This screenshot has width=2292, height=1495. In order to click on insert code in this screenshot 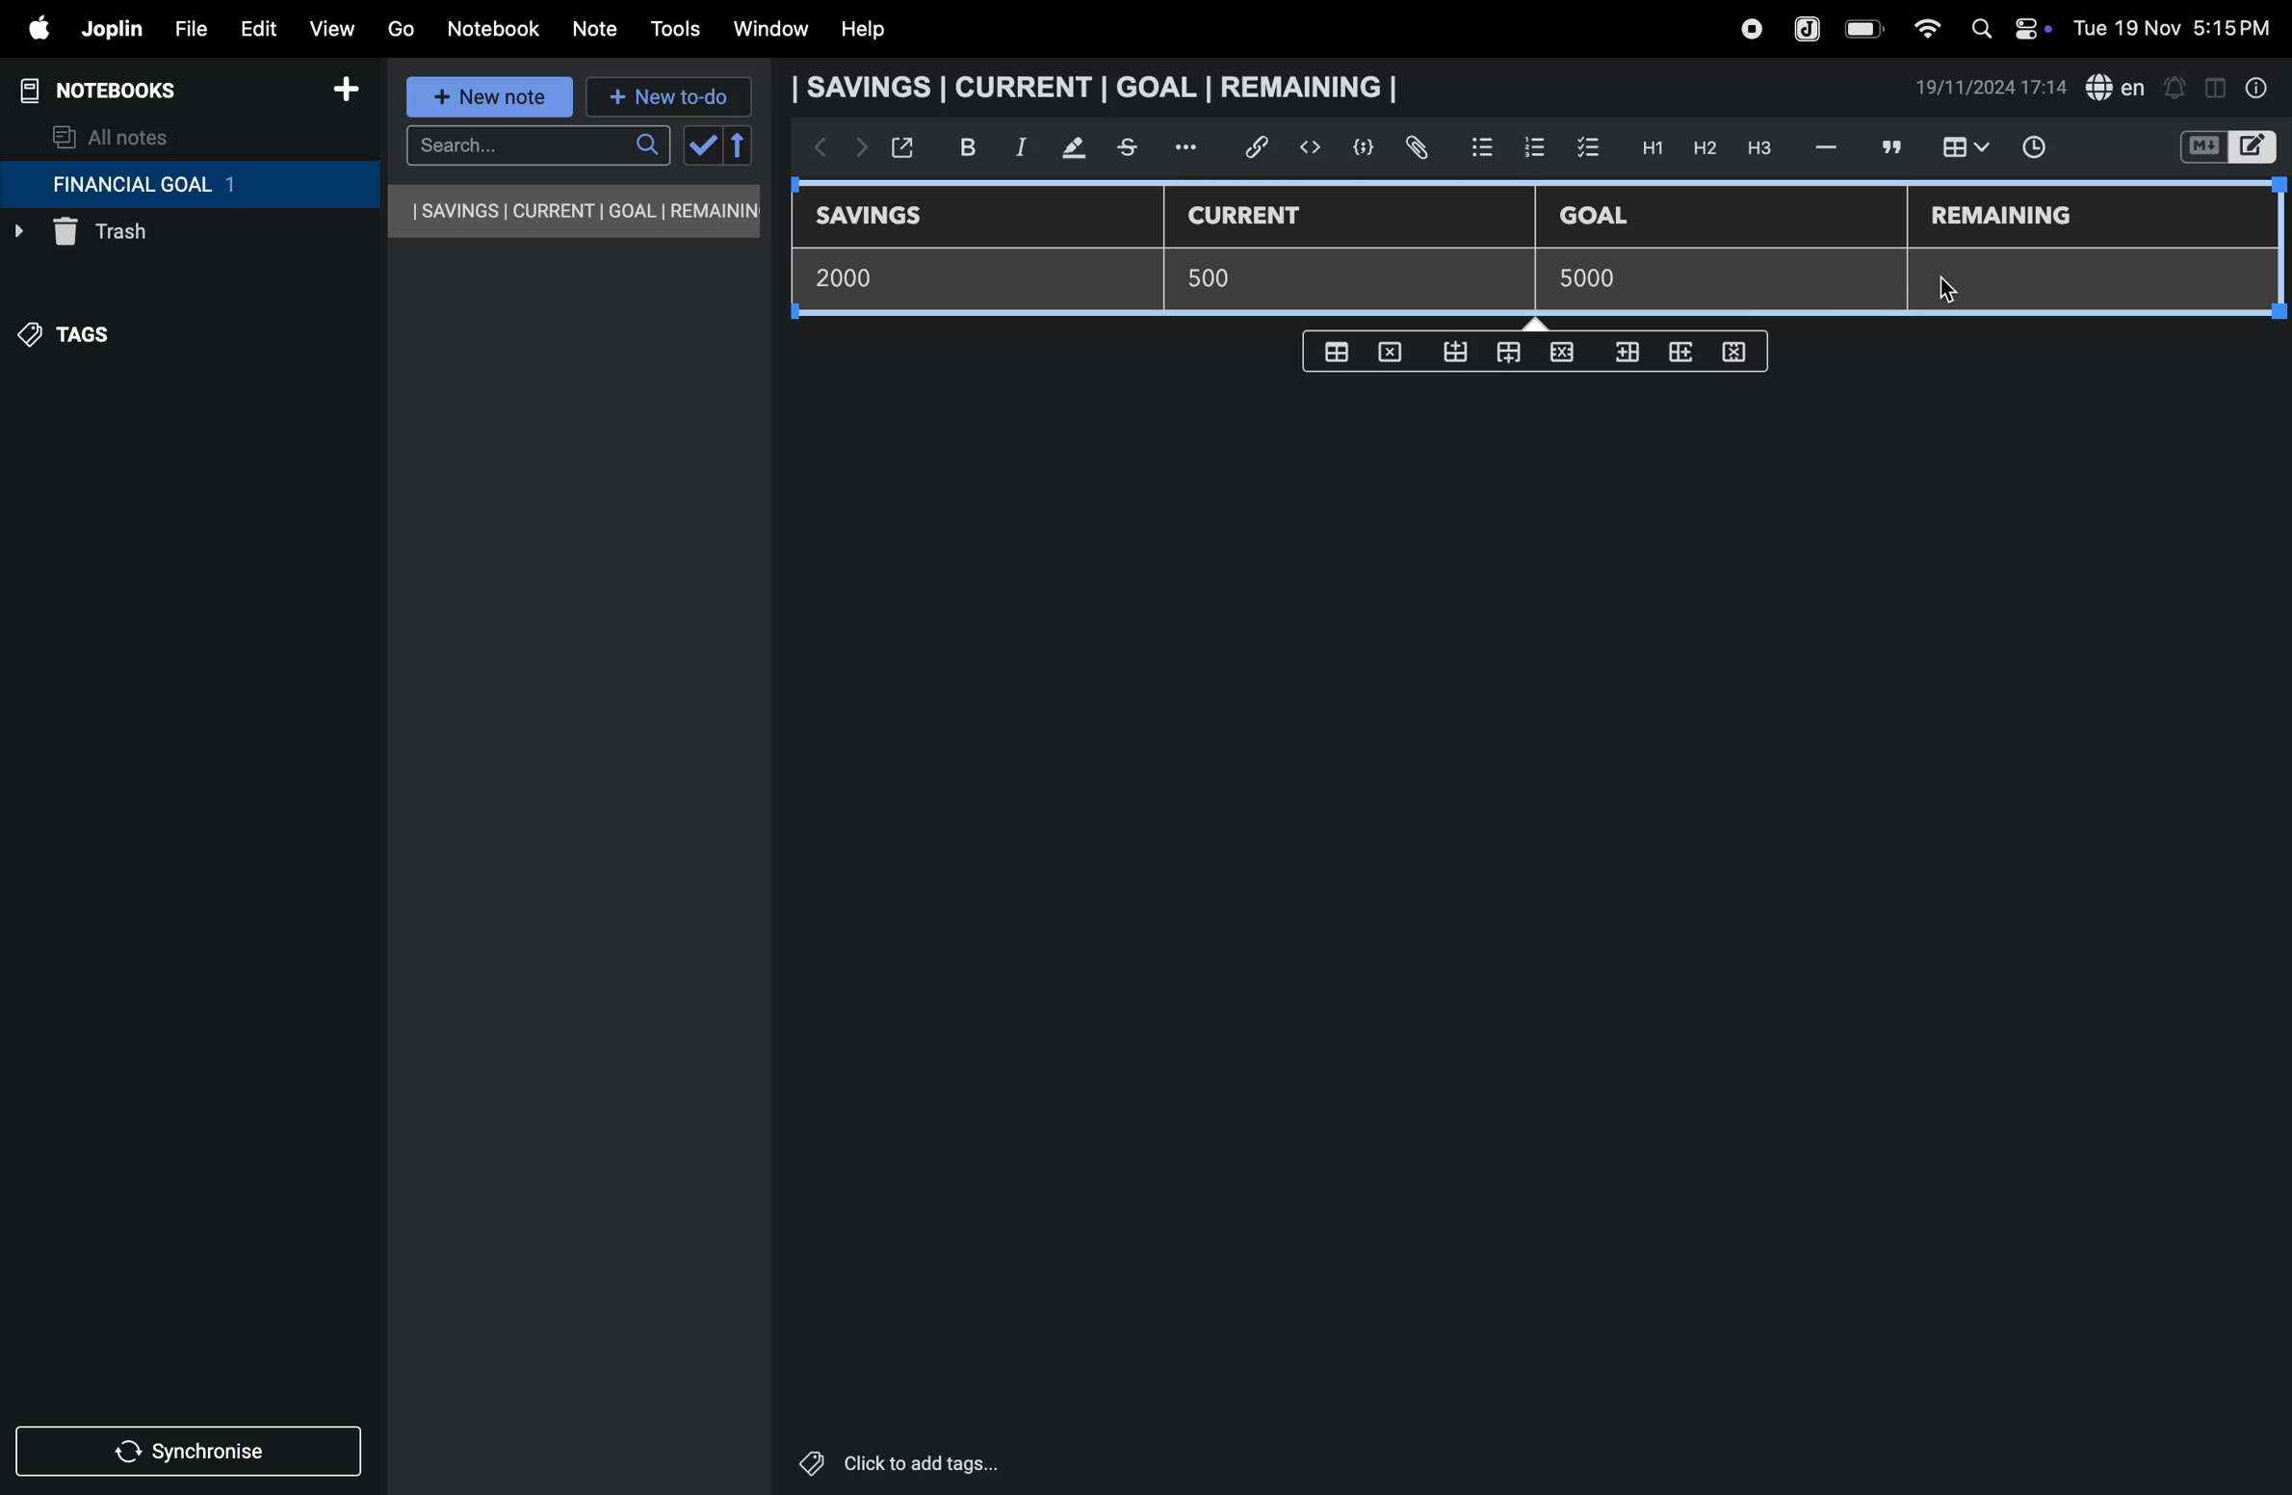, I will do `click(1312, 147)`.